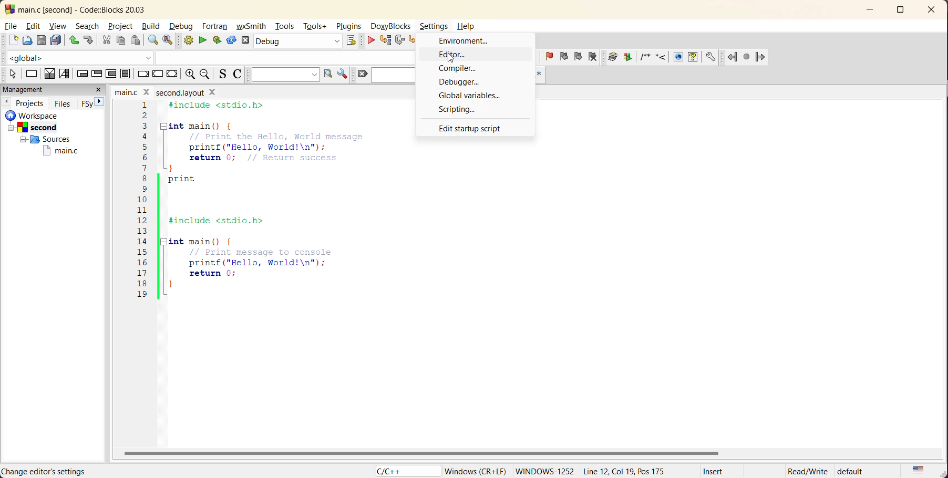  I want to click on code editor, so click(246, 207).